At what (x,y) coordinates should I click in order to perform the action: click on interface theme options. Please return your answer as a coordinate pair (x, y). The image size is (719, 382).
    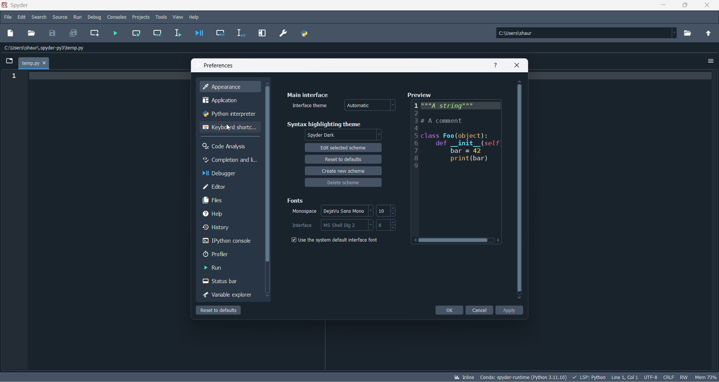
    Looking at the image, I should click on (372, 105).